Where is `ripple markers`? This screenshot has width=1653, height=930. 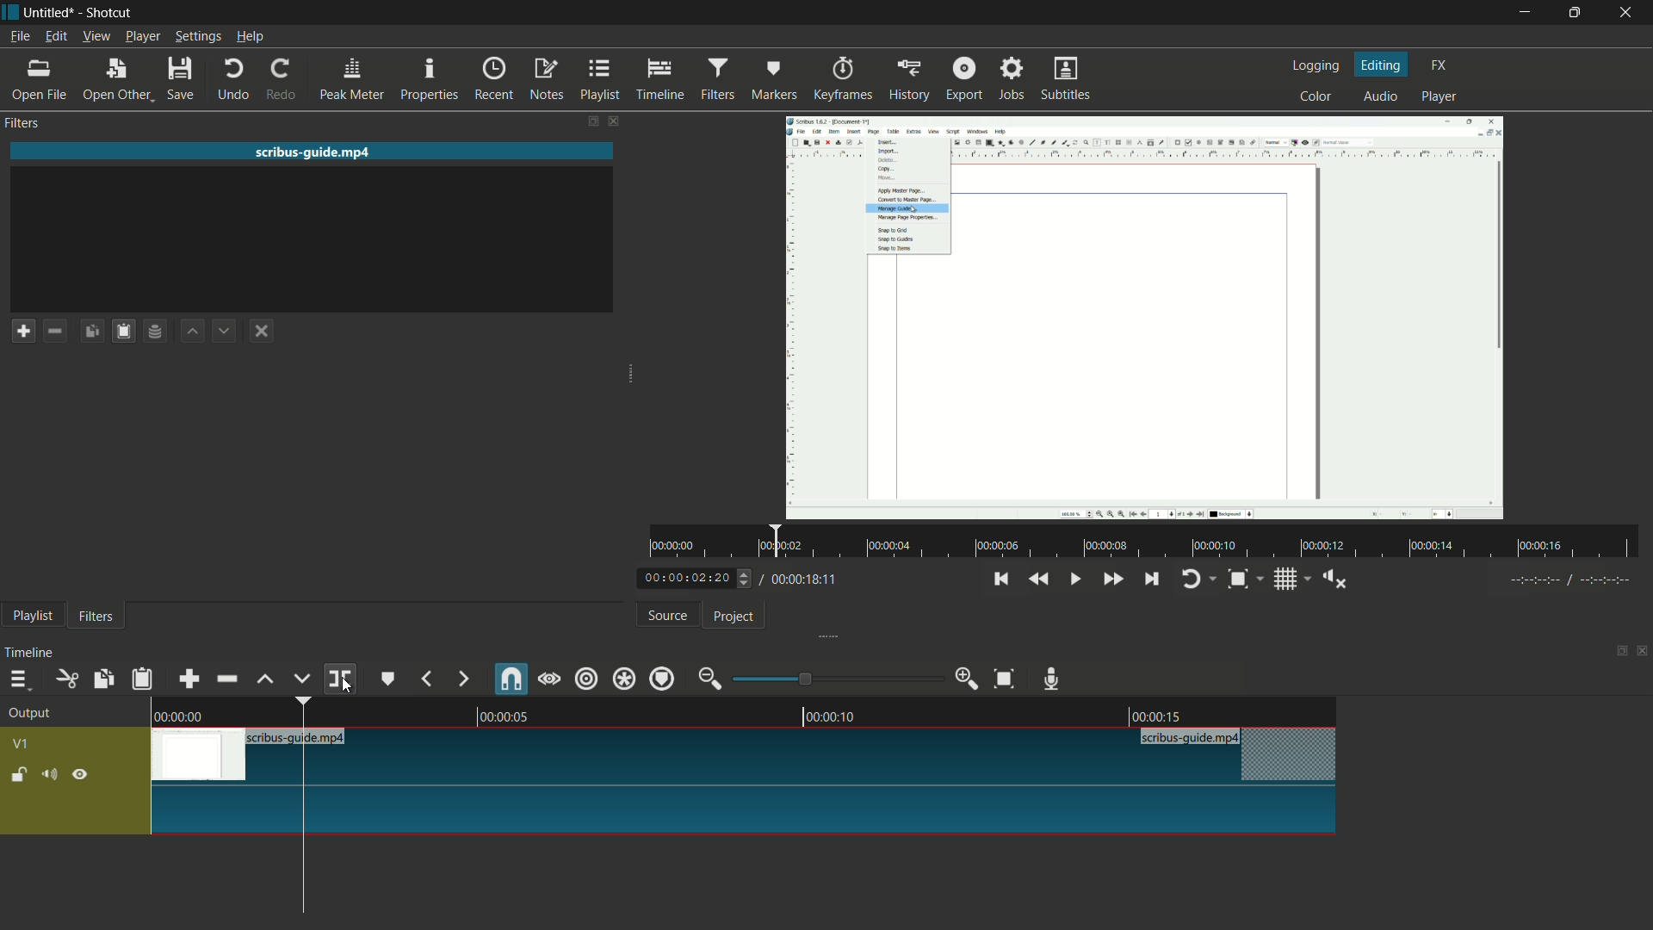
ripple markers is located at coordinates (663, 678).